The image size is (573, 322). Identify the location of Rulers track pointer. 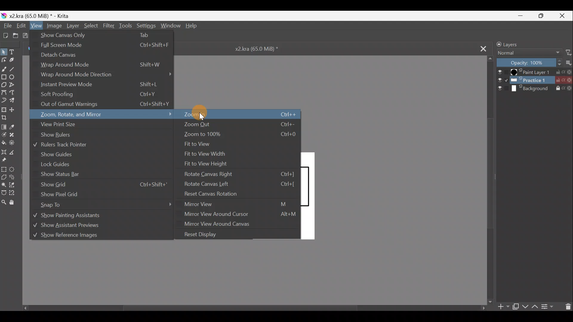
(61, 144).